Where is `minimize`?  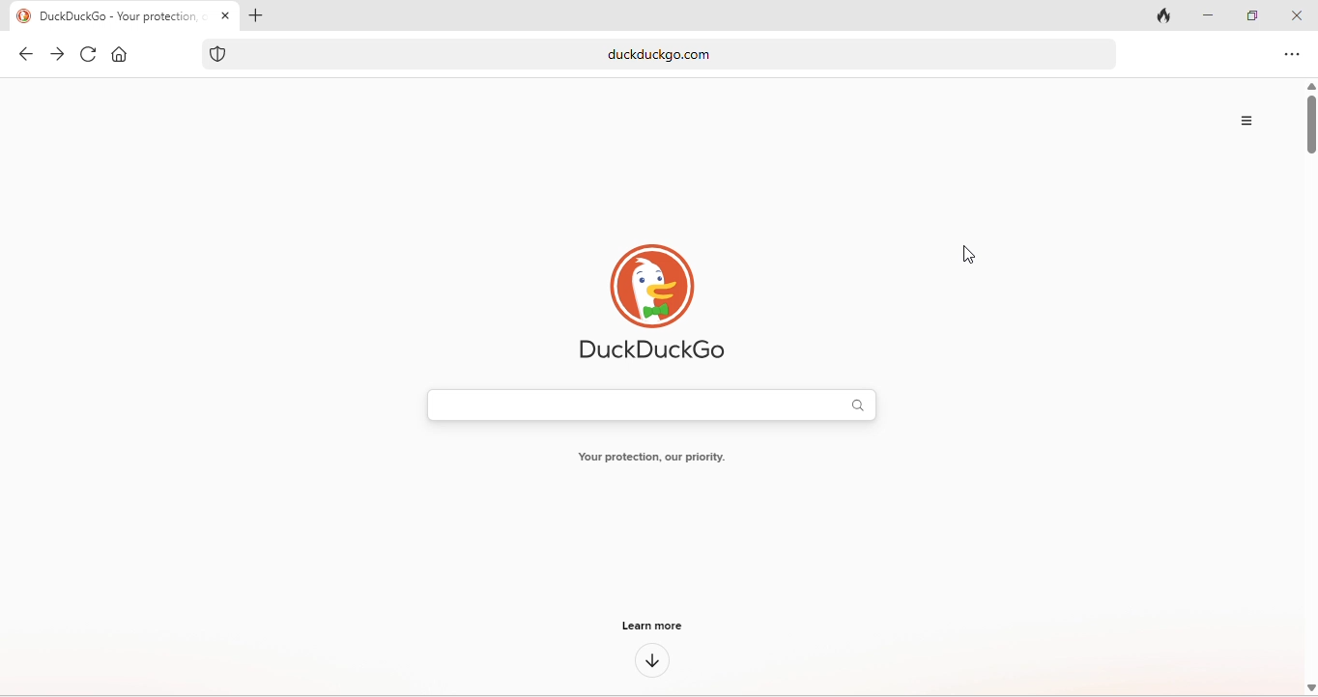 minimize is located at coordinates (1207, 14).